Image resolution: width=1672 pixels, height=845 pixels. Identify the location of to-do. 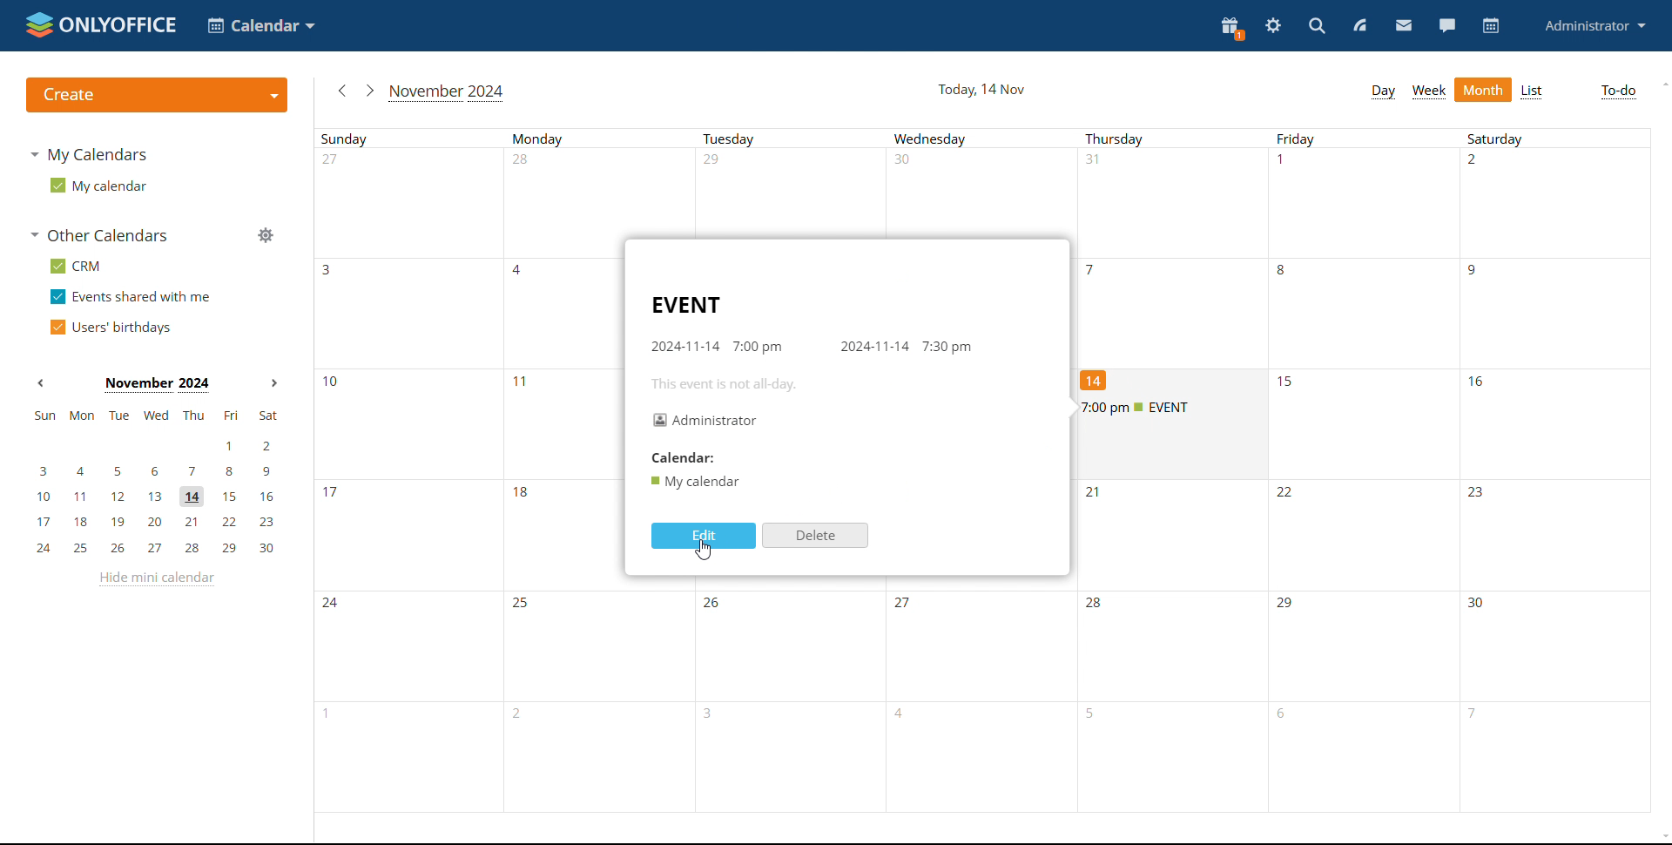
(1618, 93).